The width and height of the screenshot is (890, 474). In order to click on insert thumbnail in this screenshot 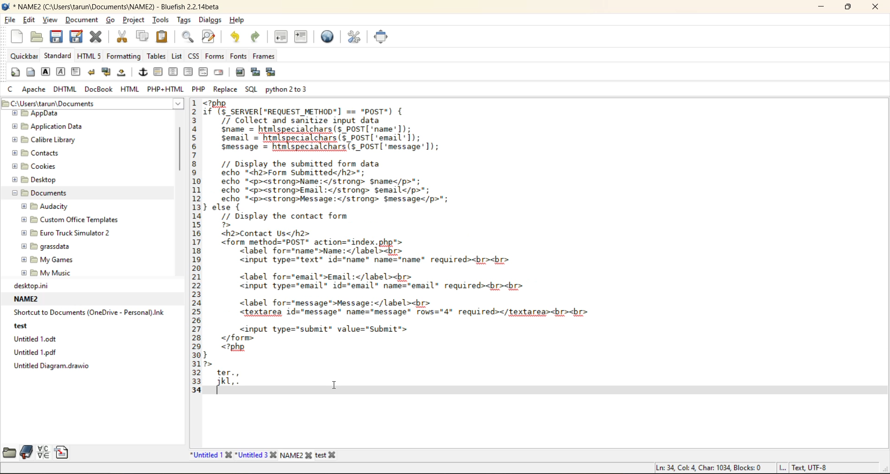, I will do `click(254, 70)`.